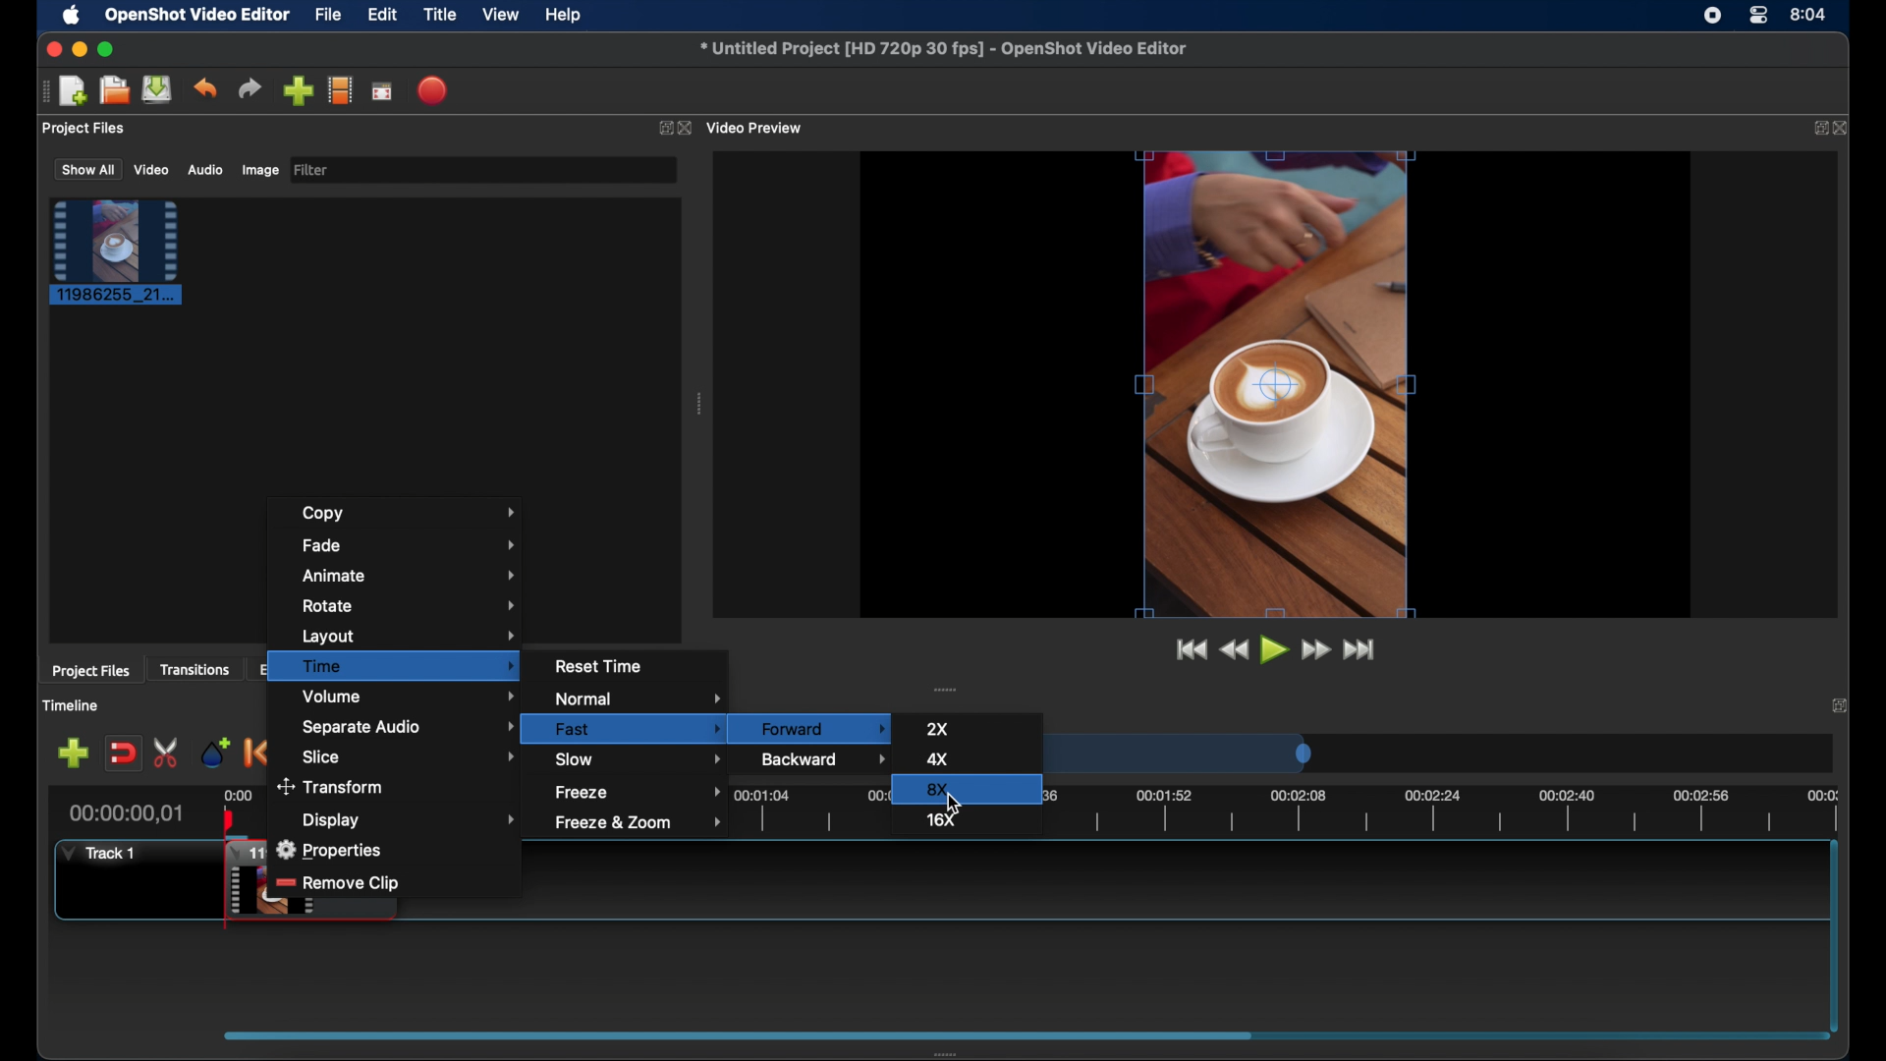 The image size is (1886, 1061). What do you see at coordinates (1235, 650) in the screenshot?
I see `rewind` at bounding box center [1235, 650].